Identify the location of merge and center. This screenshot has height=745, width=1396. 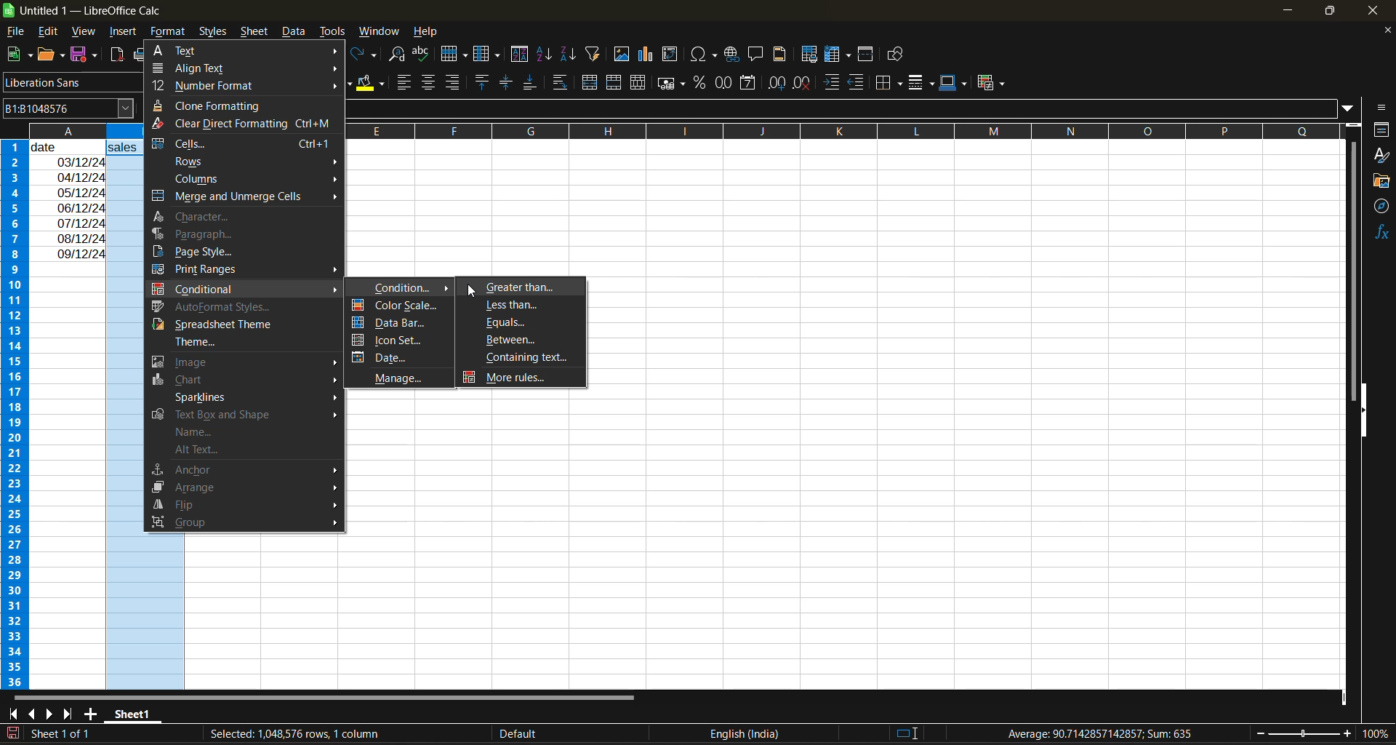
(592, 82).